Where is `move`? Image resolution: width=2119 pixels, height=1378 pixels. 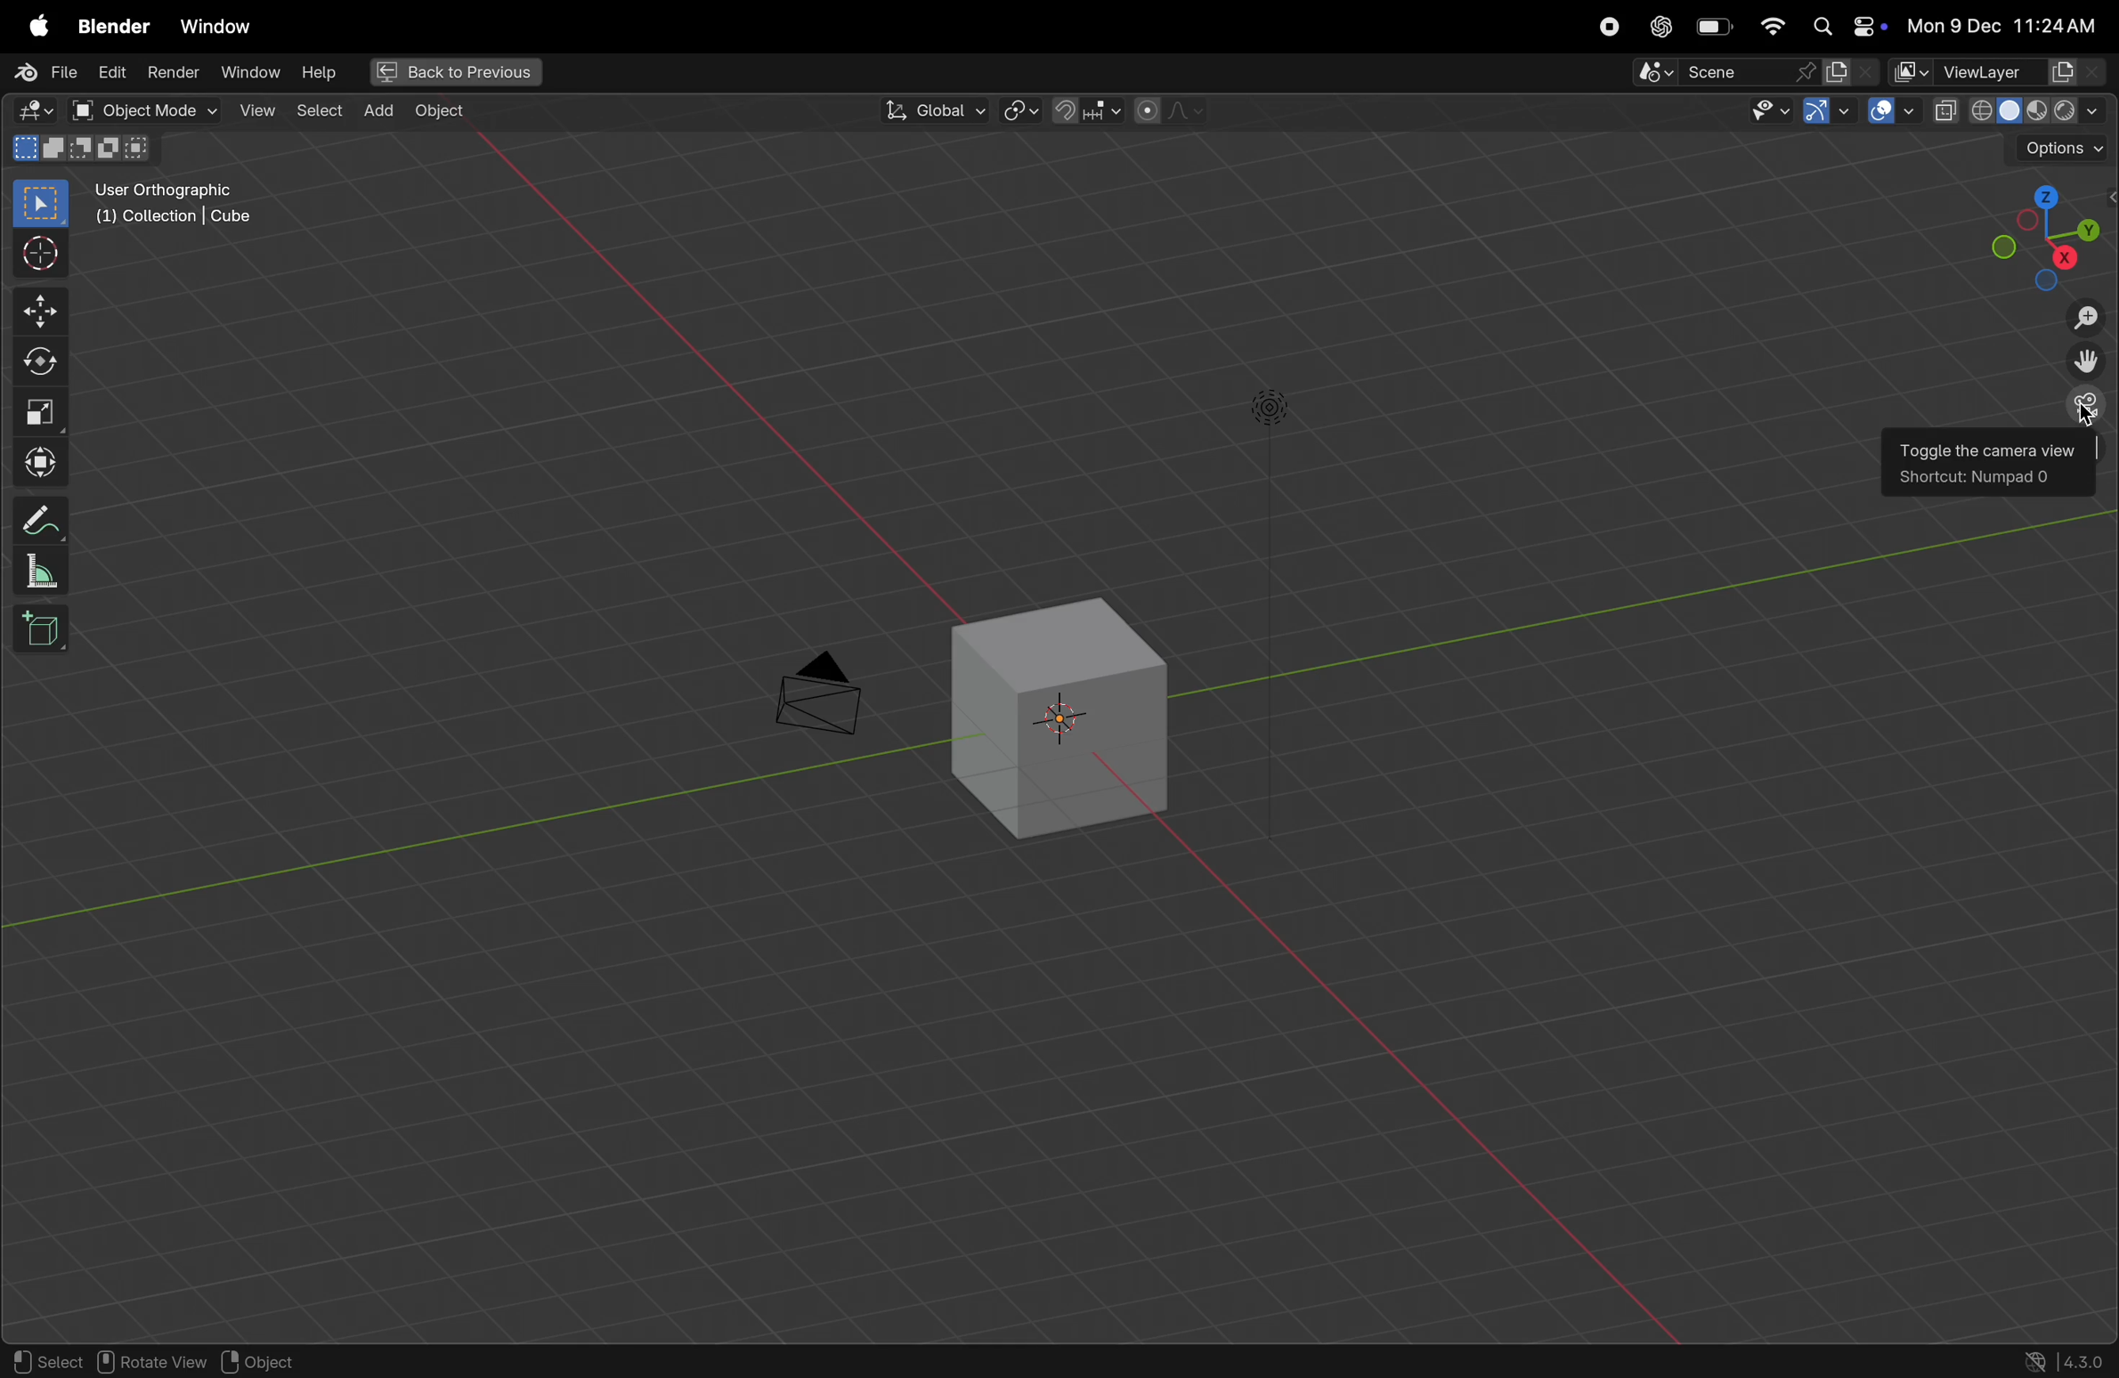
move is located at coordinates (37, 311).